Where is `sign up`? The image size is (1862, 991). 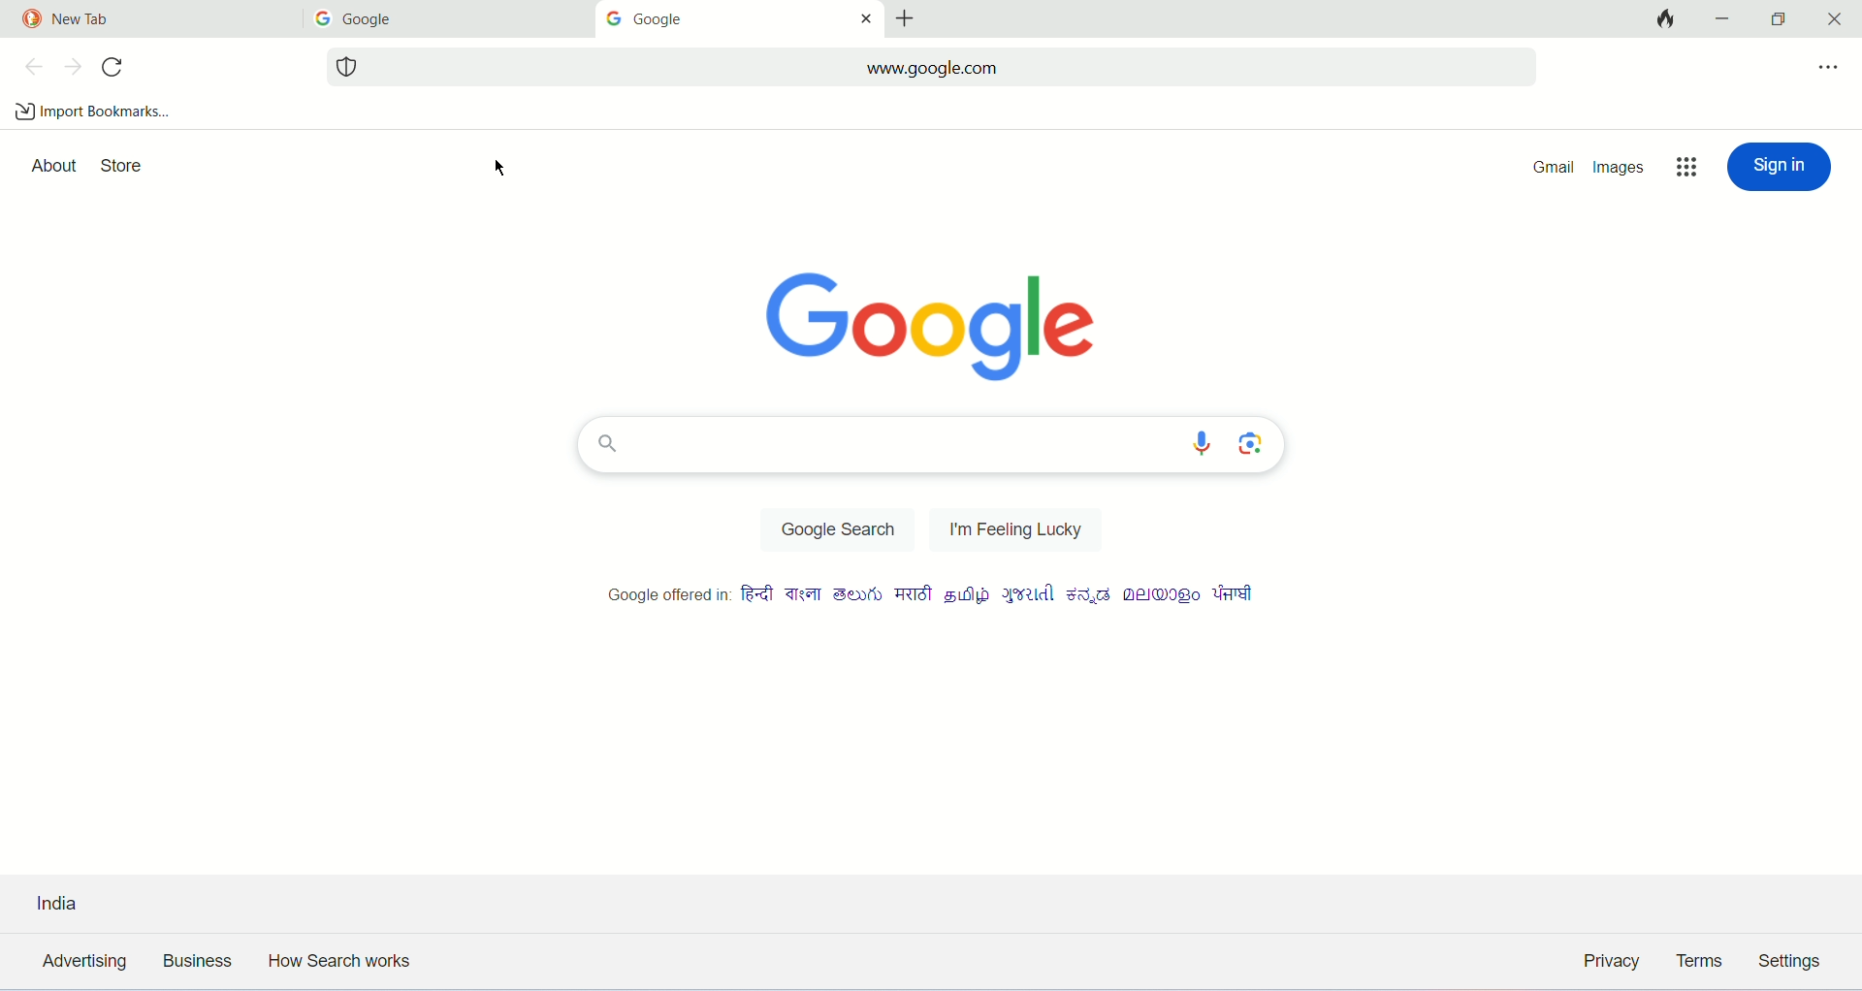
sign up is located at coordinates (1782, 169).